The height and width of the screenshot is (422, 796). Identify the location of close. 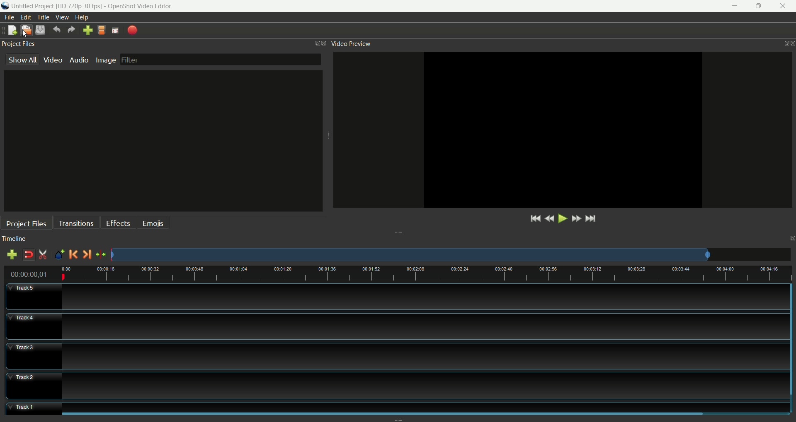
(784, 7).